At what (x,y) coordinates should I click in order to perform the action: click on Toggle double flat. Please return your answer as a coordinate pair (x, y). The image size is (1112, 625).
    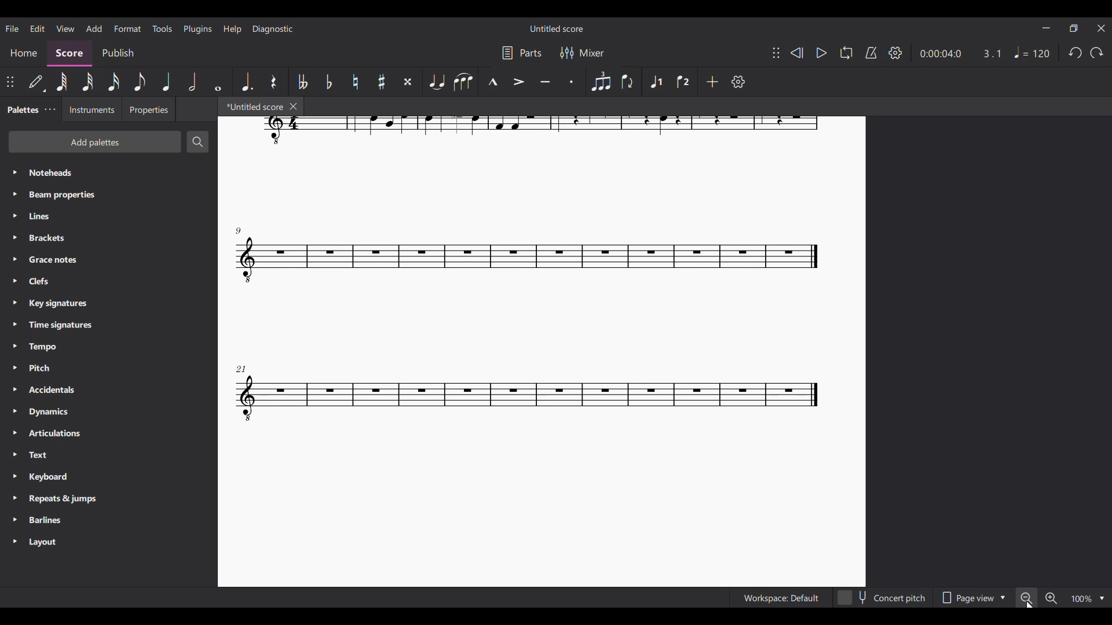
    Looking at the image, I should click on (302, 82).